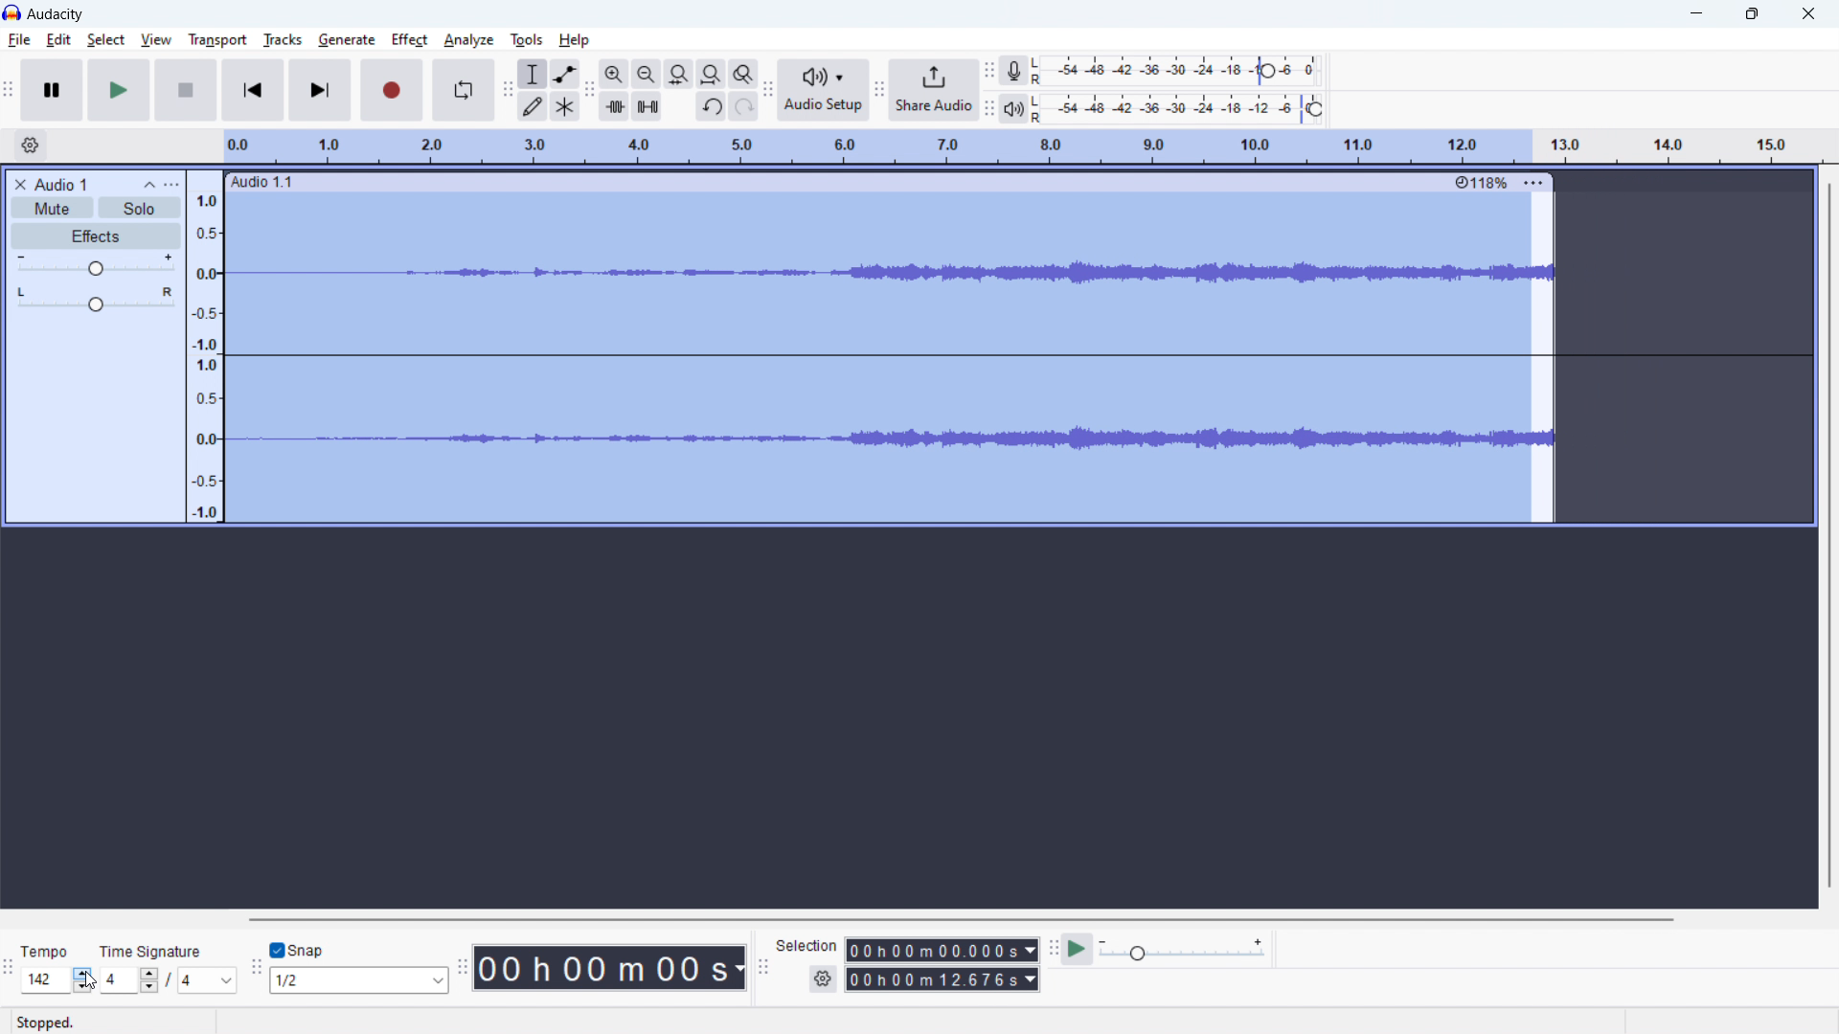 This screenshot has height=1034, width=1839. I want to click on waveform, so click(1014, 273).